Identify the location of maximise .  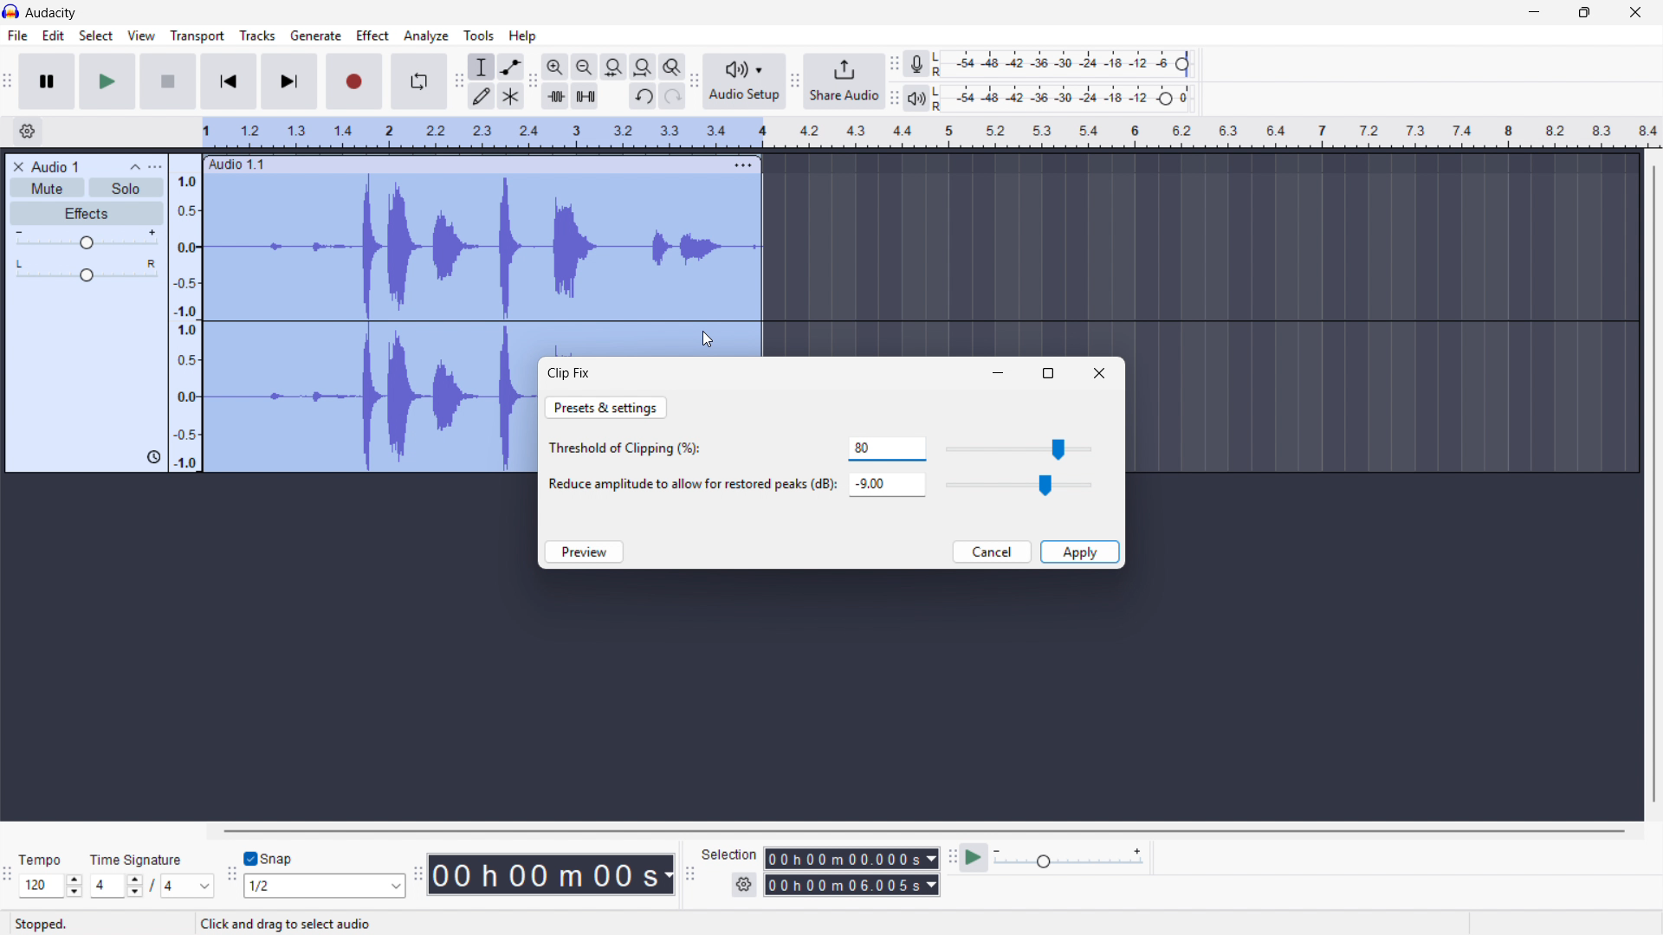
(1049, 373).